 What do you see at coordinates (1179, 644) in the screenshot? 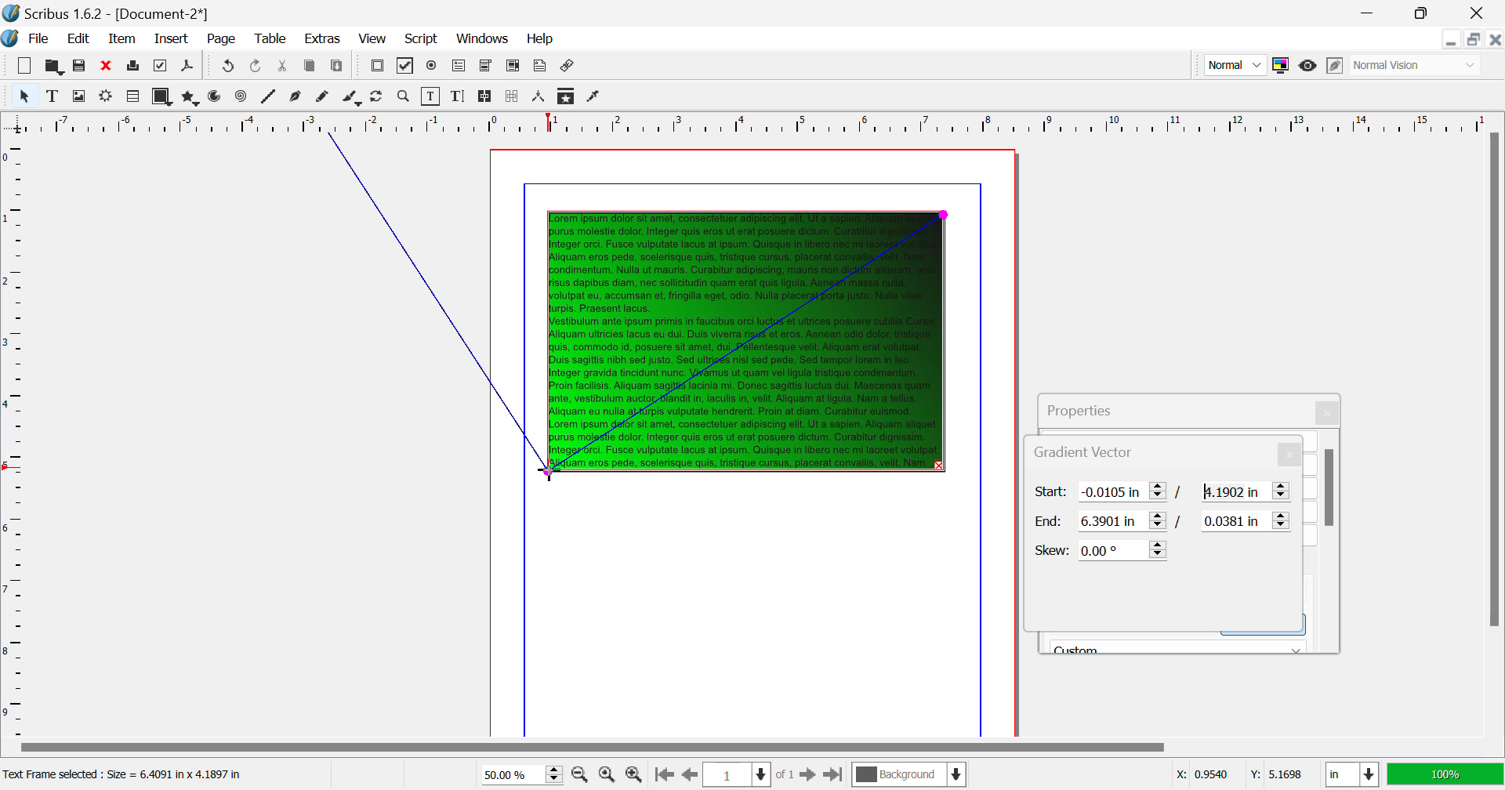
I see `Black` at bounding box center [1179, 644].